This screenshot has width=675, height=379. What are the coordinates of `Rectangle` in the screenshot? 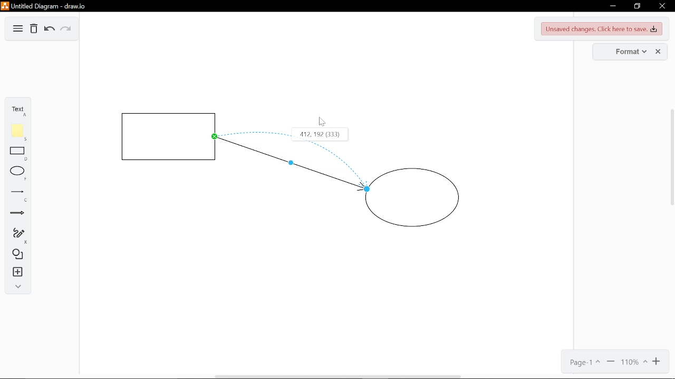 It's located at (17, 154).